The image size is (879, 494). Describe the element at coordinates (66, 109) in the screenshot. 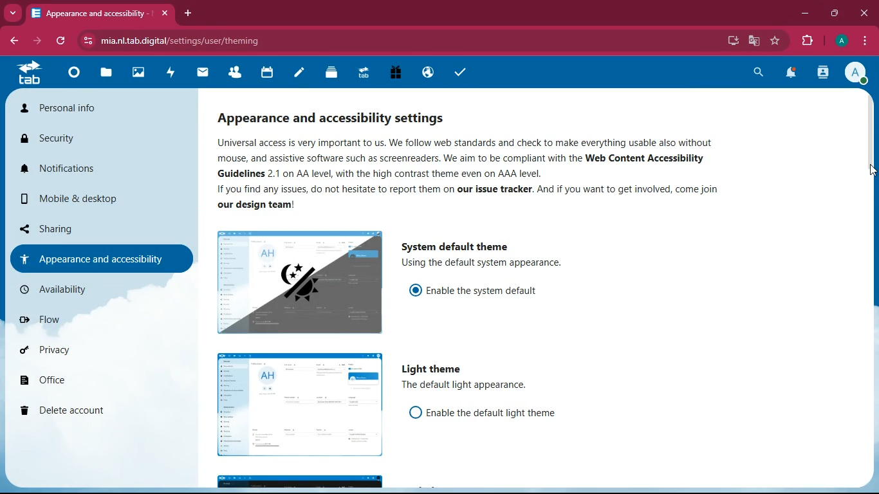

I see `personal info` at that location.